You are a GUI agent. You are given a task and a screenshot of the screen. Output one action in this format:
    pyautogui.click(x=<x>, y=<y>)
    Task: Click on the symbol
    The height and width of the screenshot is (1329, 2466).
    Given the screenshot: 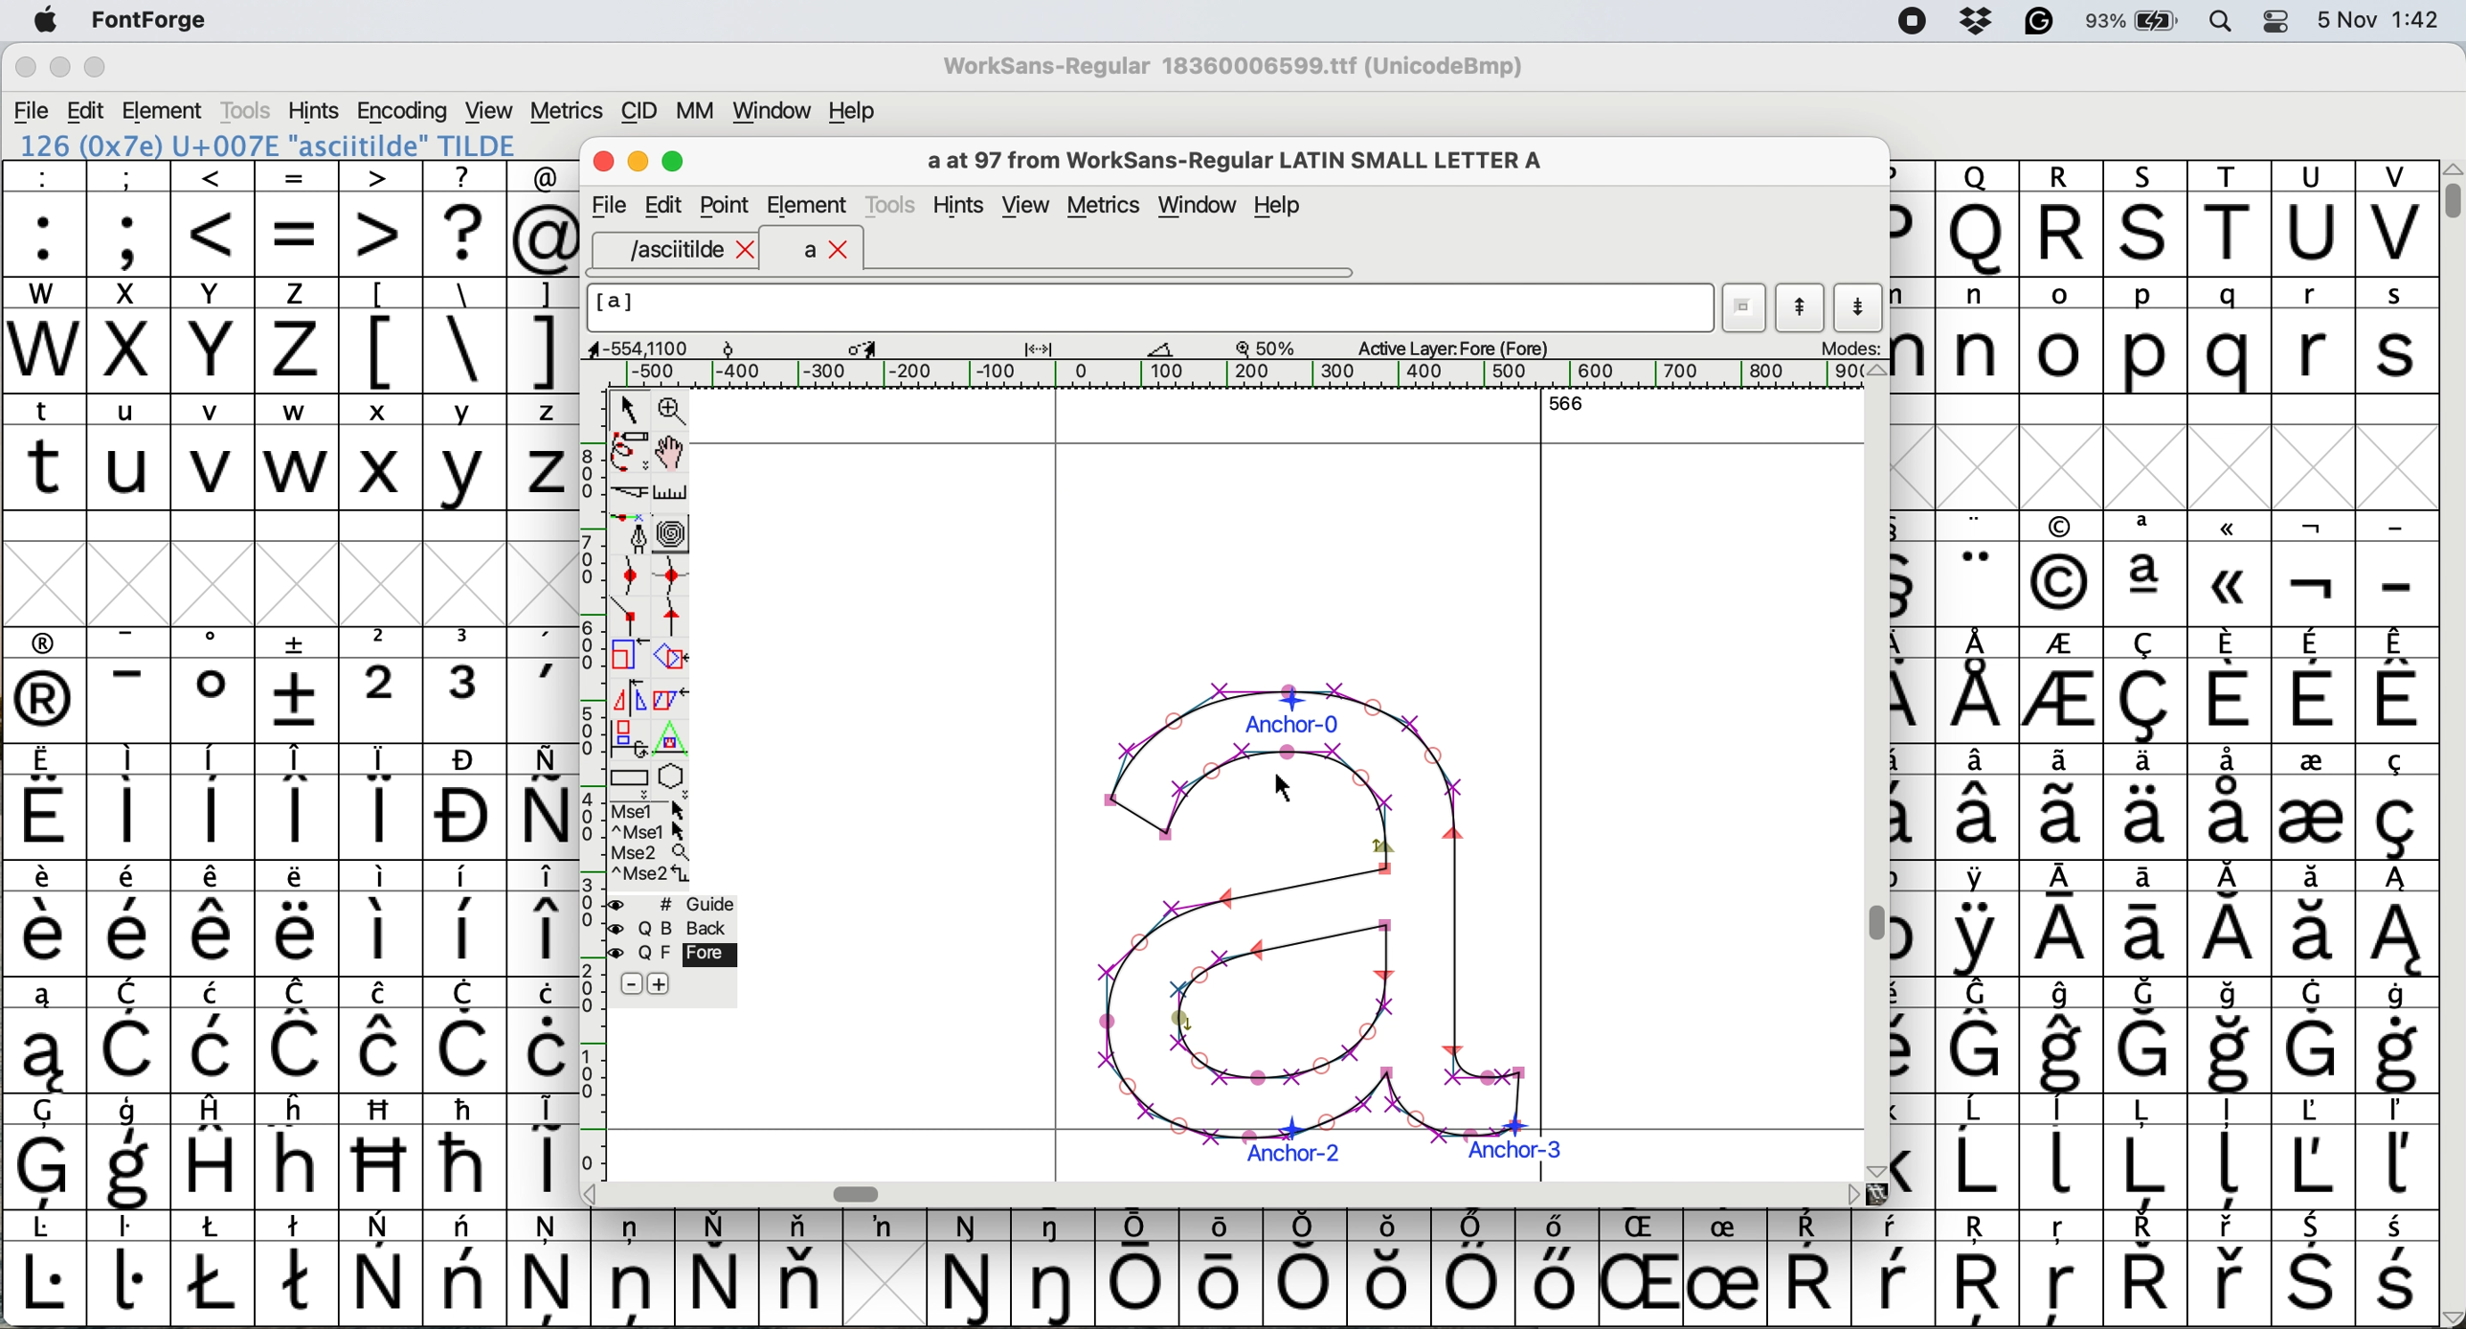 What is the action you would take?
    pyautogui.click(x=2394, y=802)
    